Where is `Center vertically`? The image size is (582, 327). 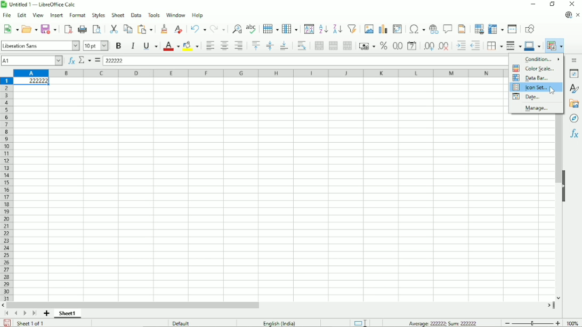
Center vertically is located at coordinates (269, 46).